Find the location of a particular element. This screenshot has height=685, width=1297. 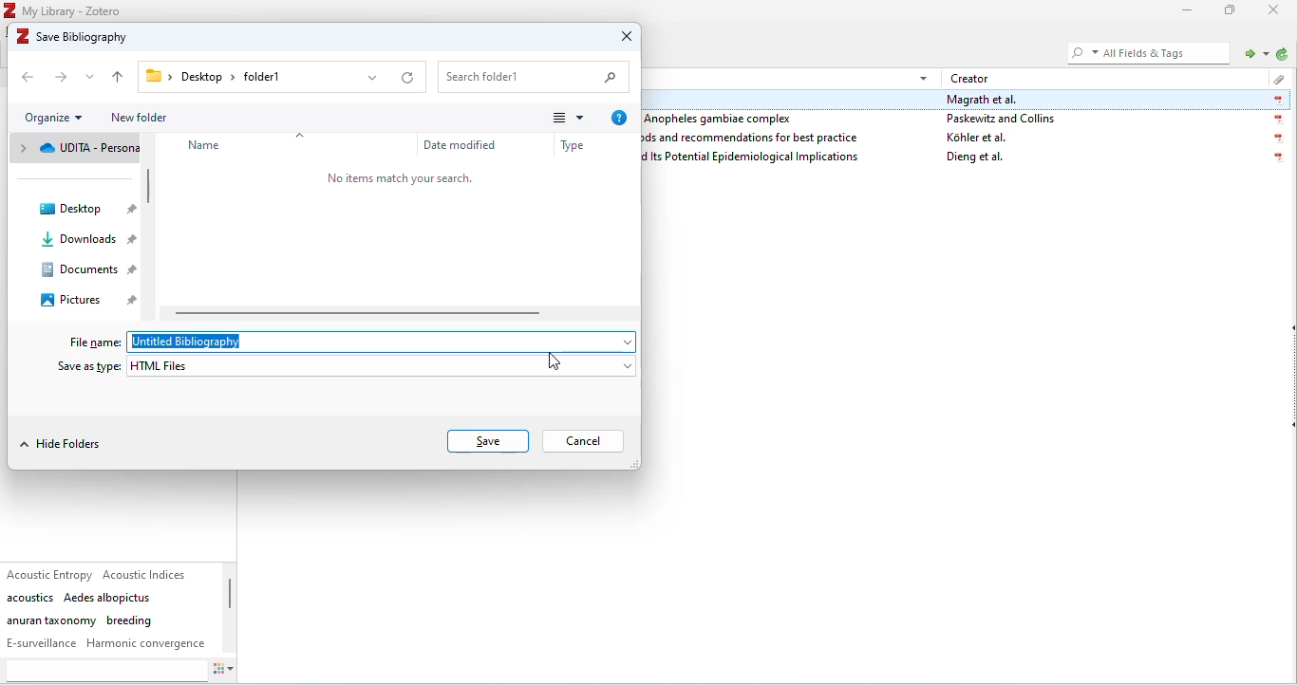

downloads is located at coordinates (87, 239).